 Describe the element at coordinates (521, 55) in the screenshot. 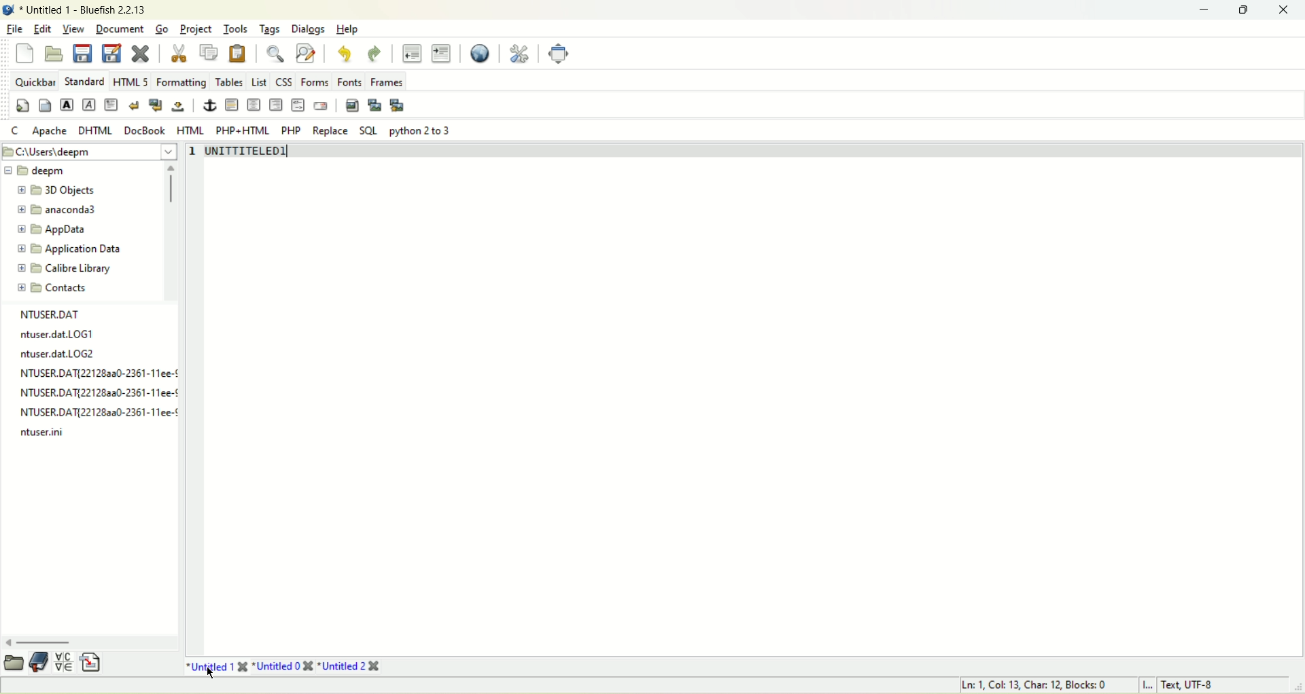

I see `edit preferences` at that location.